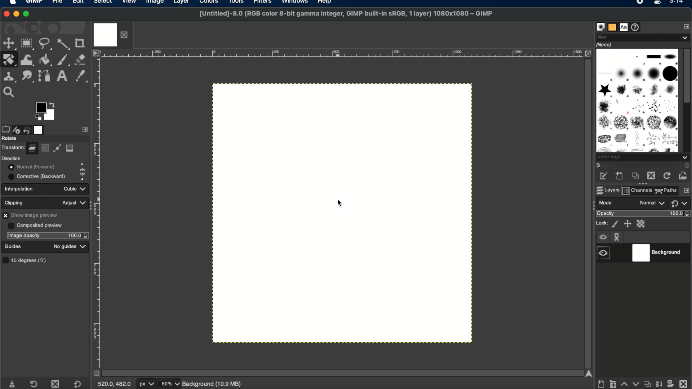 This screenshot has width=692, height=389. Describe the element at coordinates (678, 4) in the screenshot. I see `time` at that location.